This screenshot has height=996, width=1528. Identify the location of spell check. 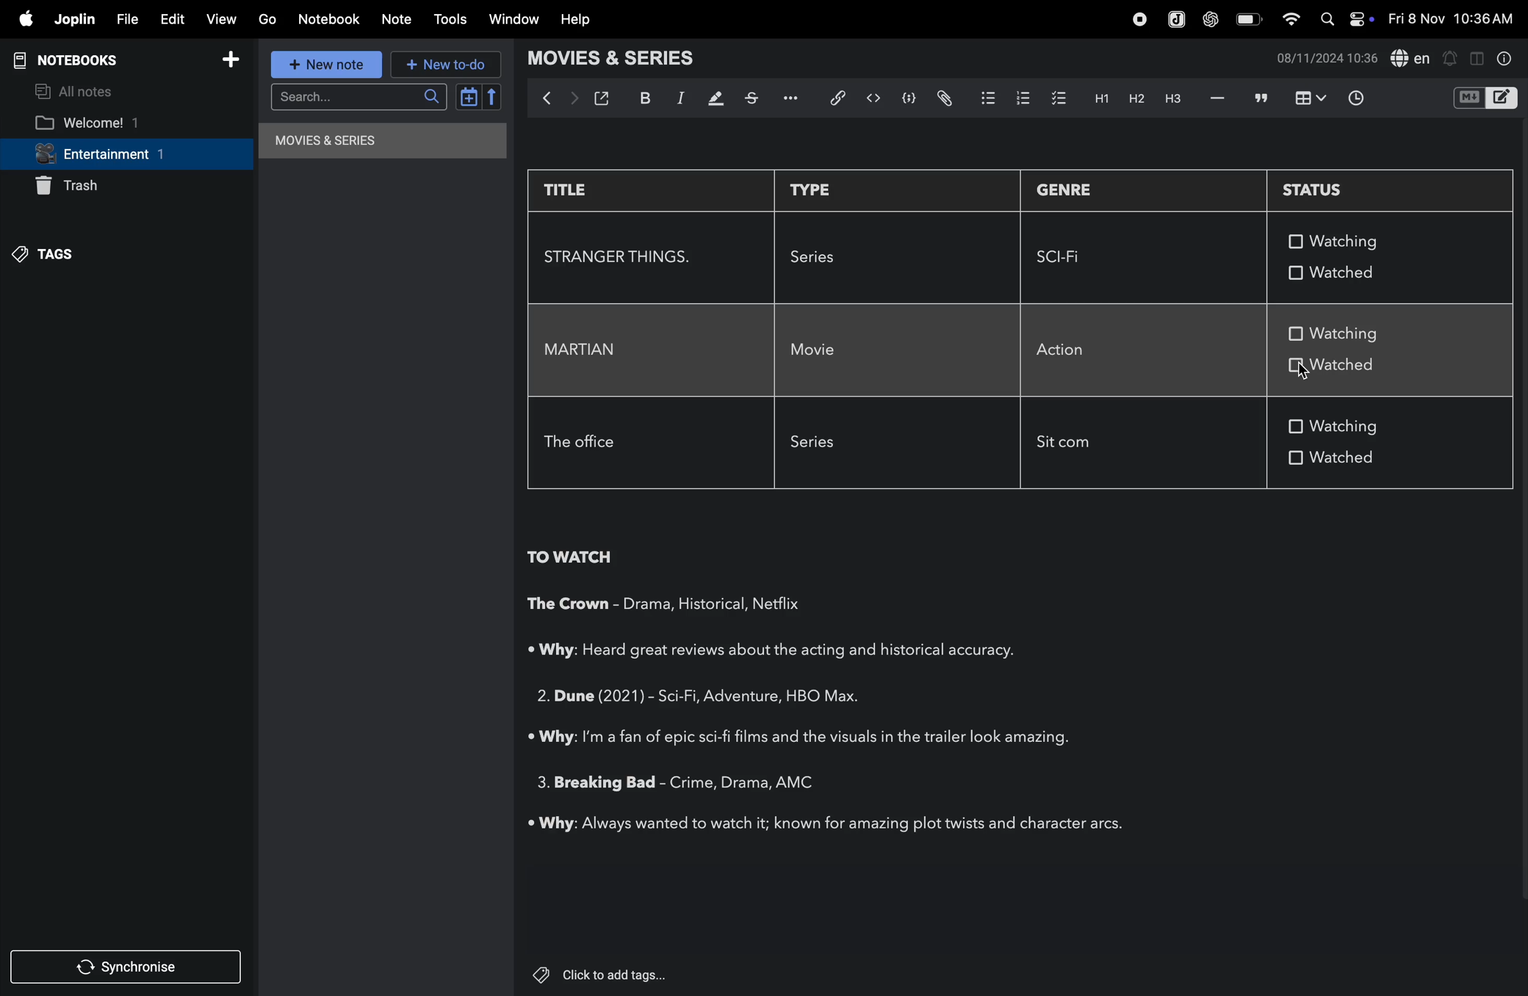
(1413, 57).